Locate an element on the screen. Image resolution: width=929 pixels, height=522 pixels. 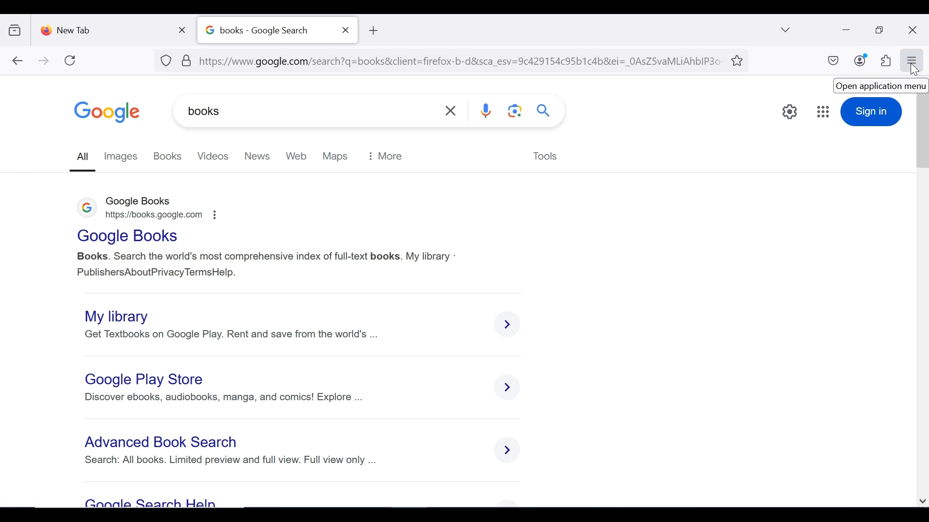
save to pocket is located at coordinates (832, 61).